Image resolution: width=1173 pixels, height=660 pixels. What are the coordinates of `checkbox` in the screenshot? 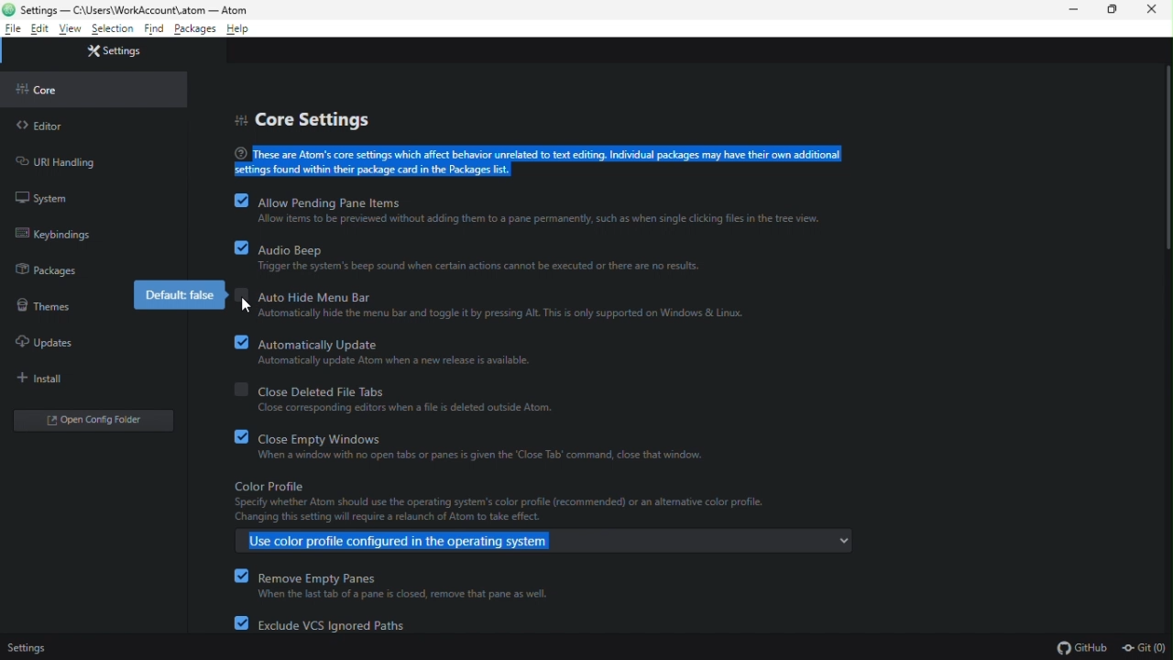 It's located at (233, 624).